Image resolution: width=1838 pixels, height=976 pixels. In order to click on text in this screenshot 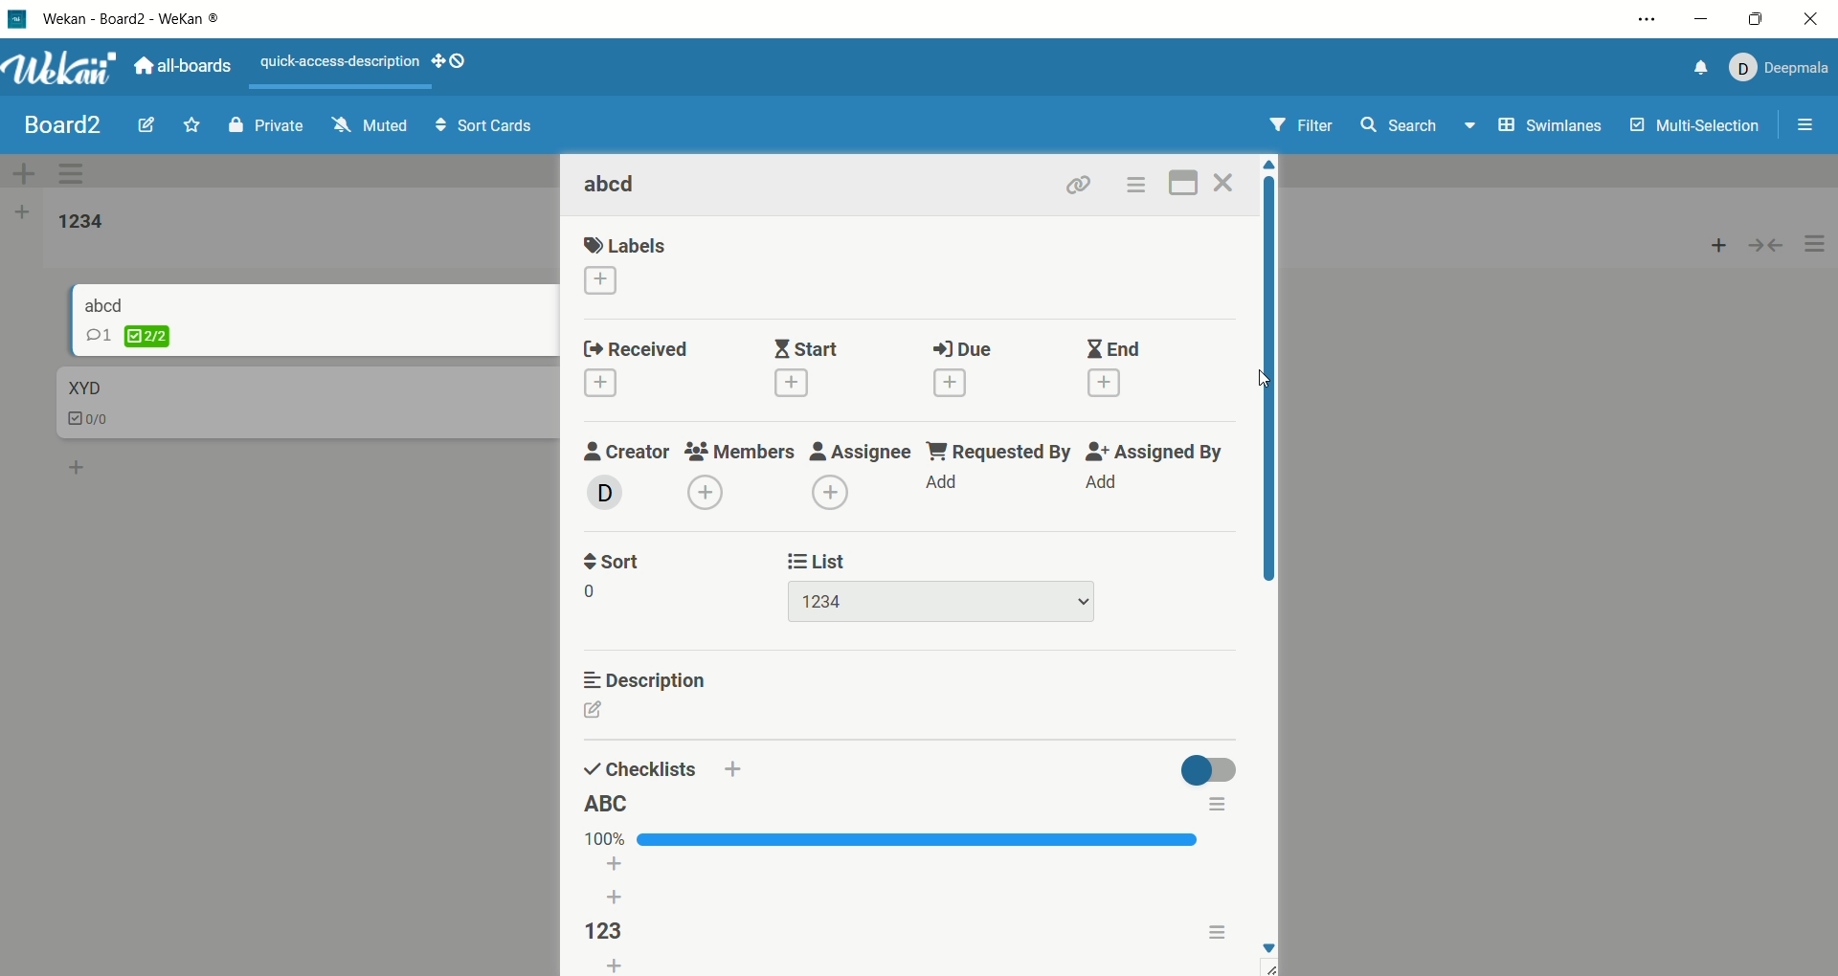, I will do `click(342, 63)`.